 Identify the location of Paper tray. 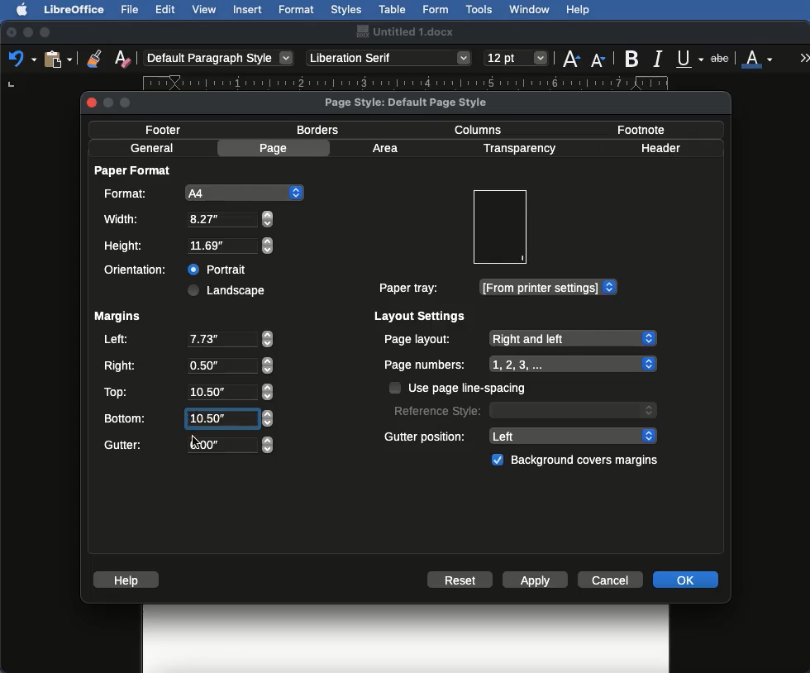
(497, 288).